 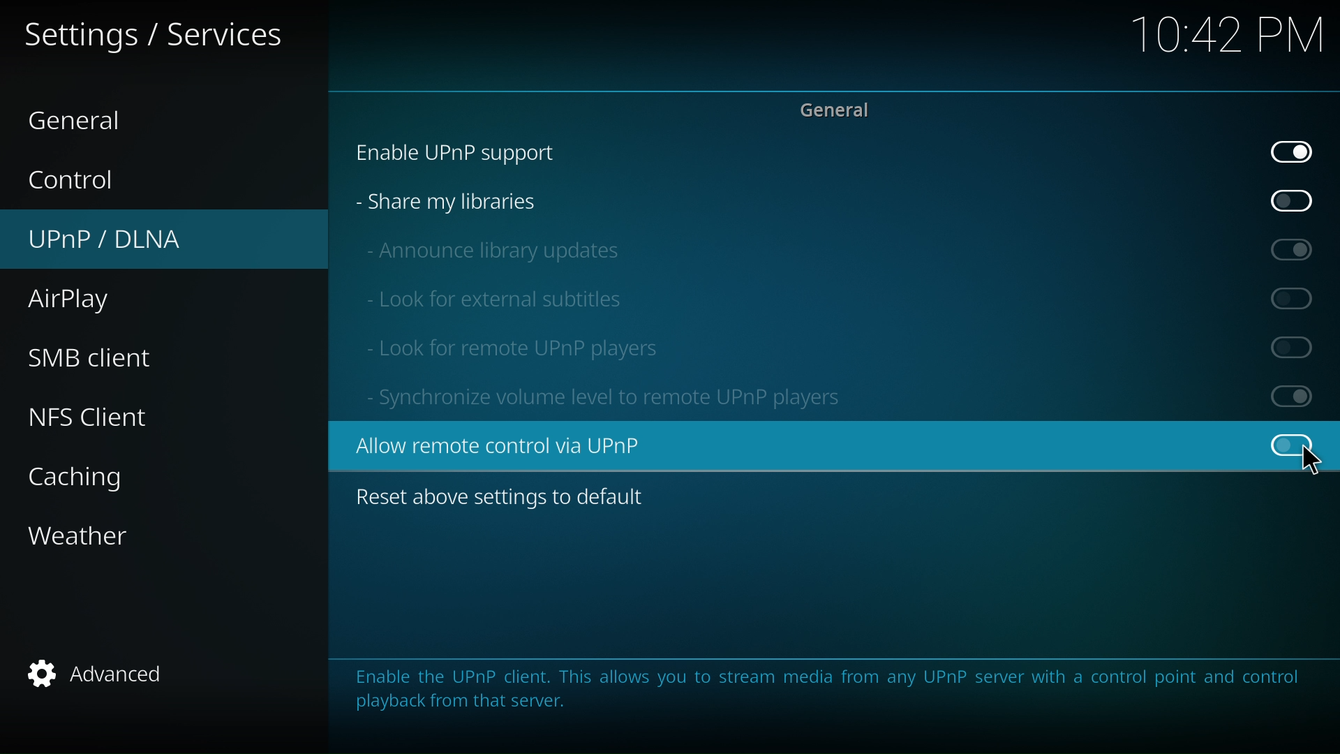 I want to click on caching, so click(x=87, y=479).